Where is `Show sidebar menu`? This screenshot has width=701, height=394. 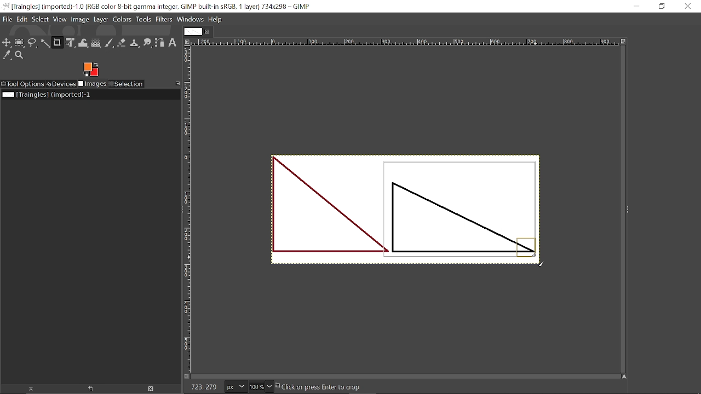 Show sidebar menu is located at coordinates (628, 210).